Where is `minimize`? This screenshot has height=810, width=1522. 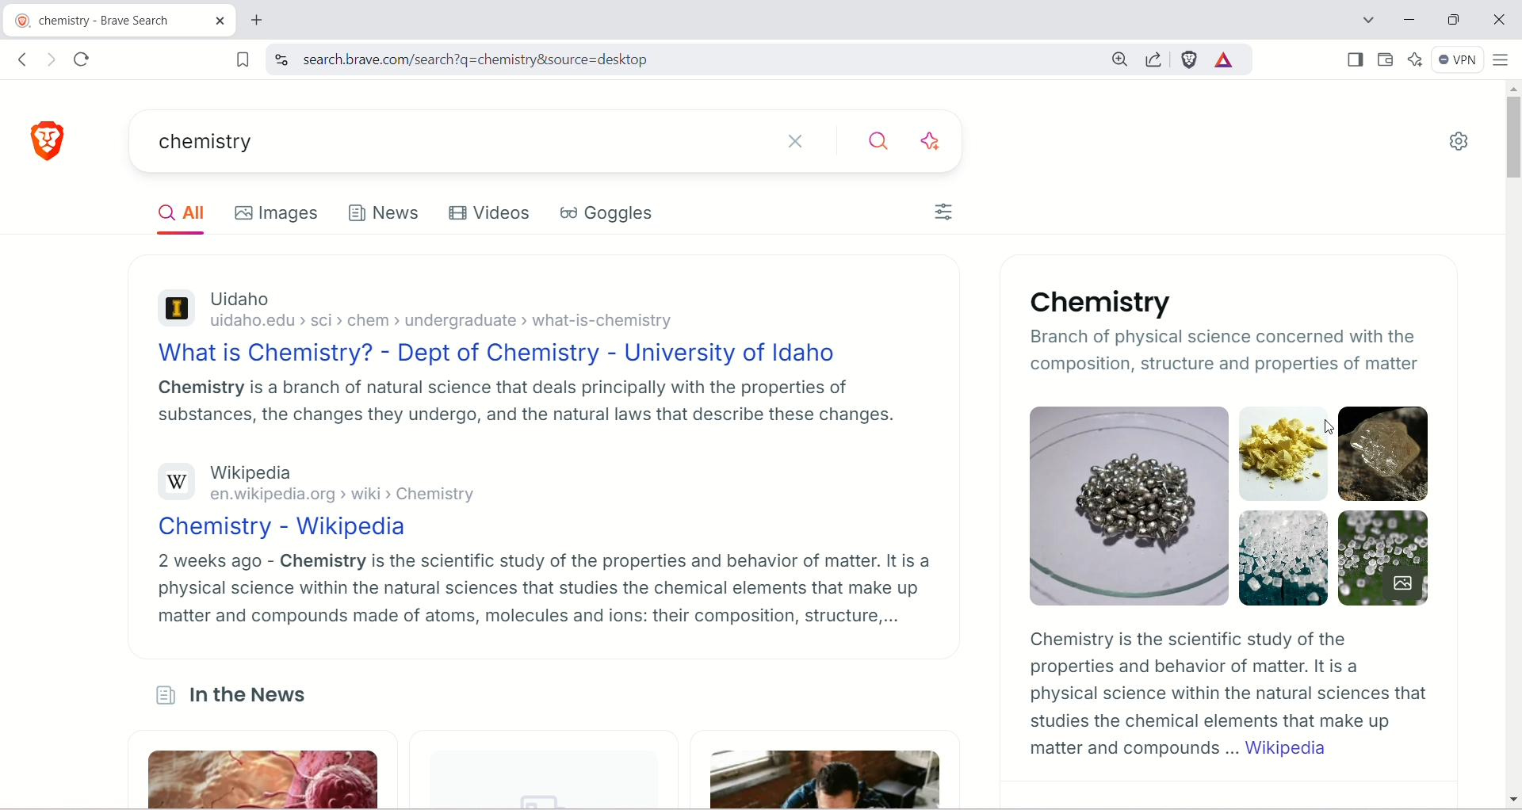 minimize is located at coordinates (1409, 20).